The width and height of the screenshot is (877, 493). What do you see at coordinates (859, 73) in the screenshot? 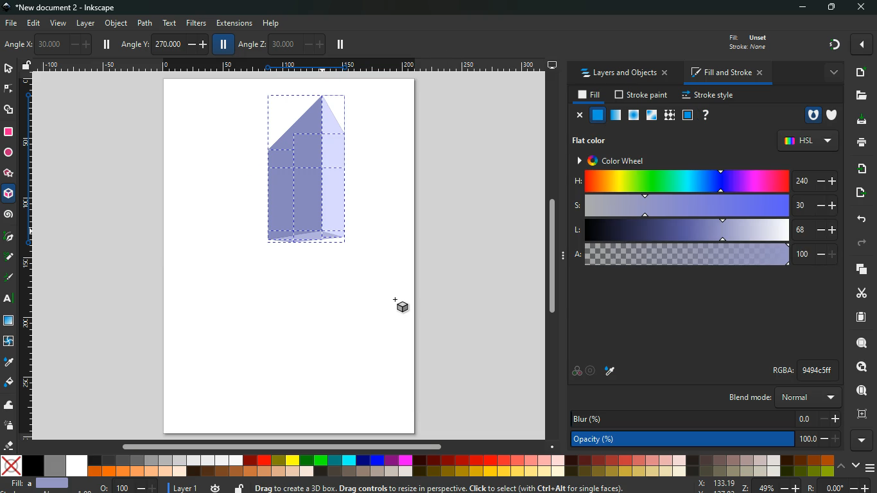
I see `new` at bounding box center [859, 73].